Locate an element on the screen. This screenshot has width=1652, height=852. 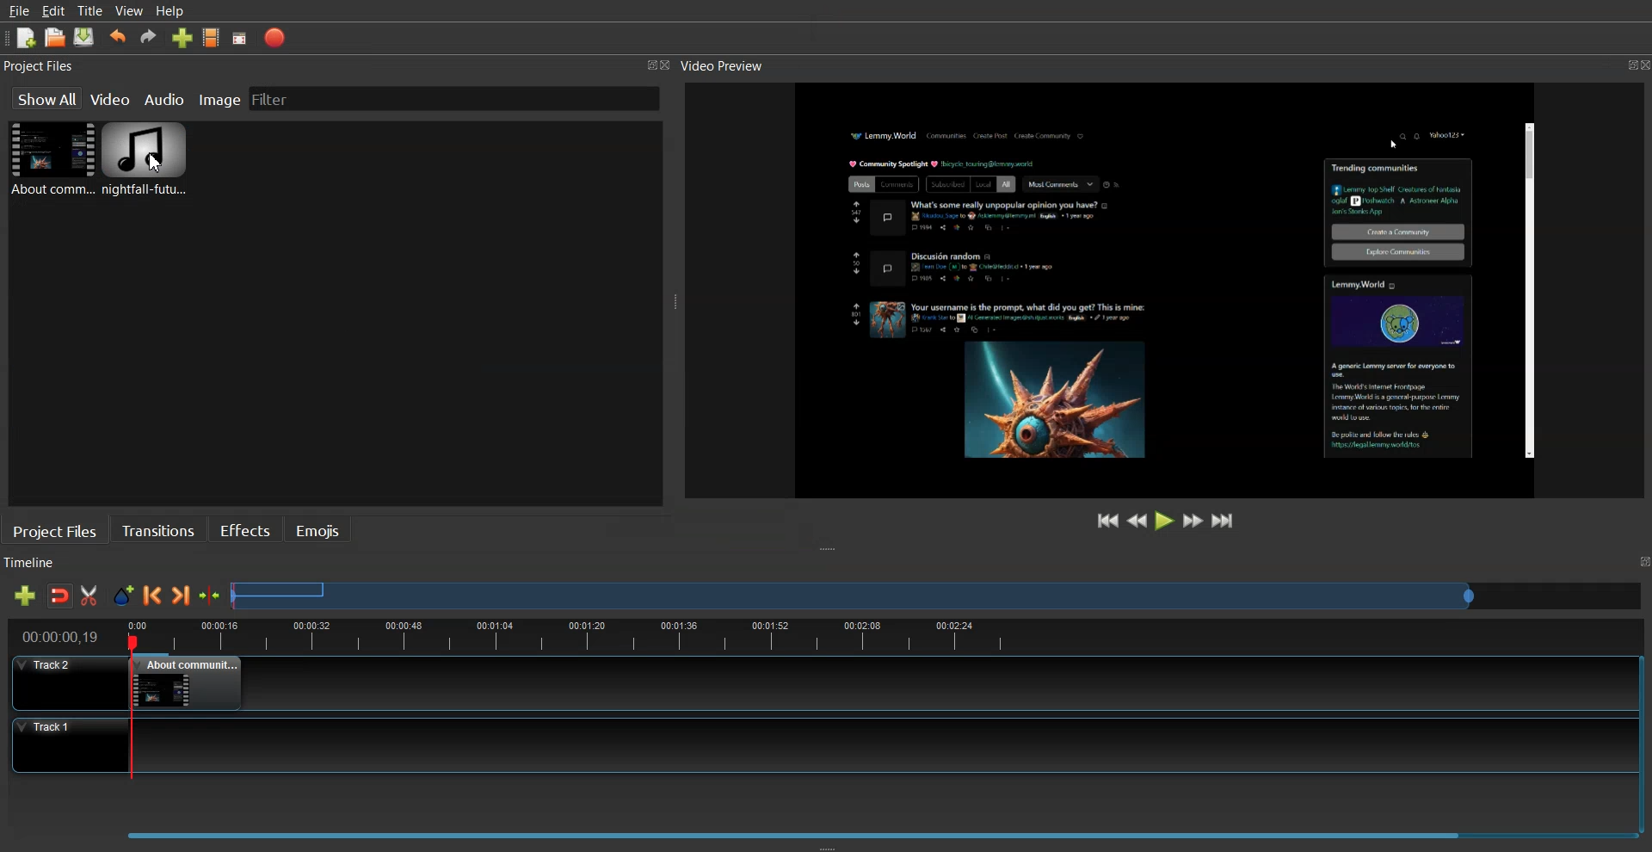
Track 1 is located at coordinates (812, 745).